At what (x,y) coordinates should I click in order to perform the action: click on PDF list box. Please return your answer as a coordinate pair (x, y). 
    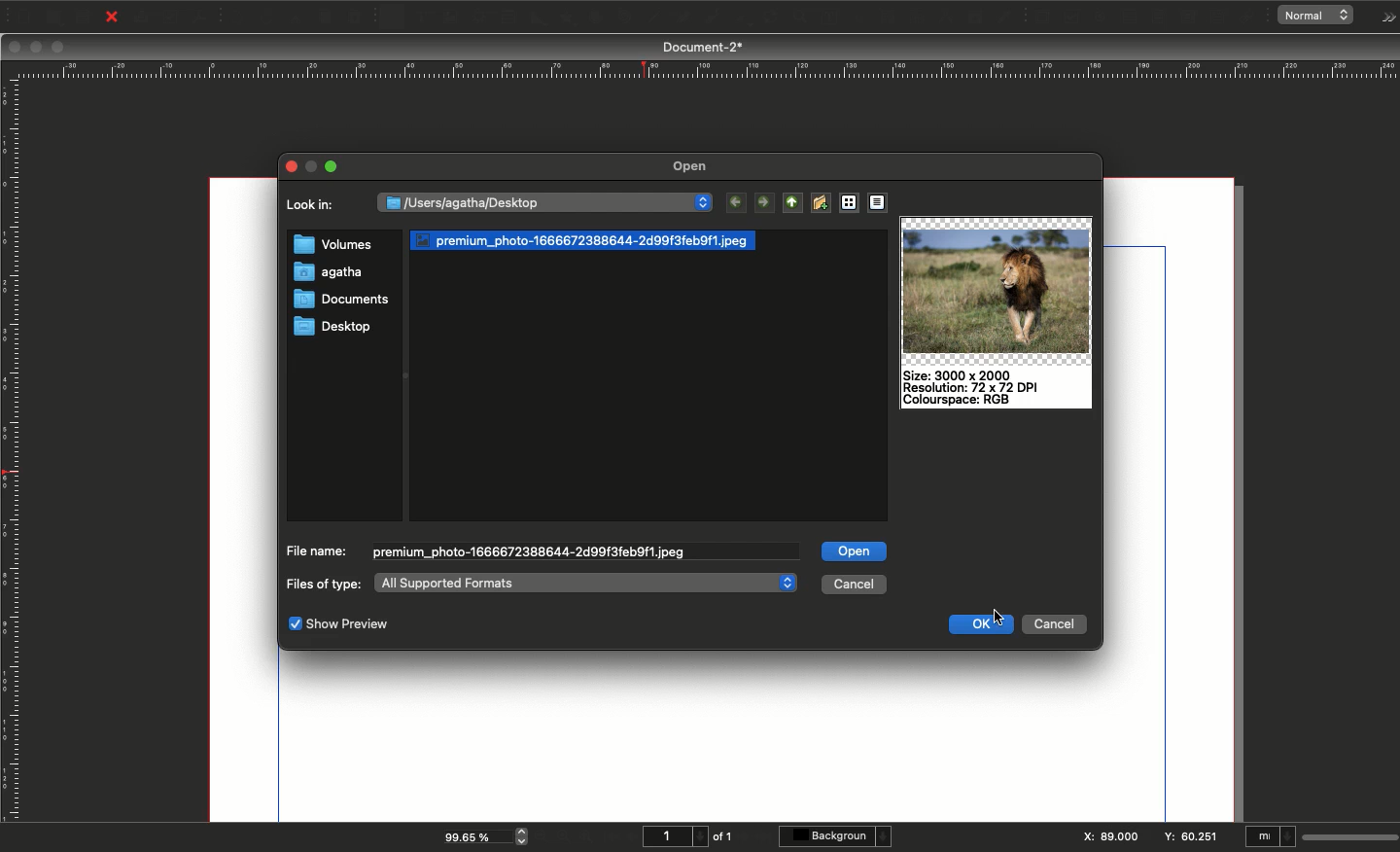
    Looking at the image, I should click on (1189, 18).